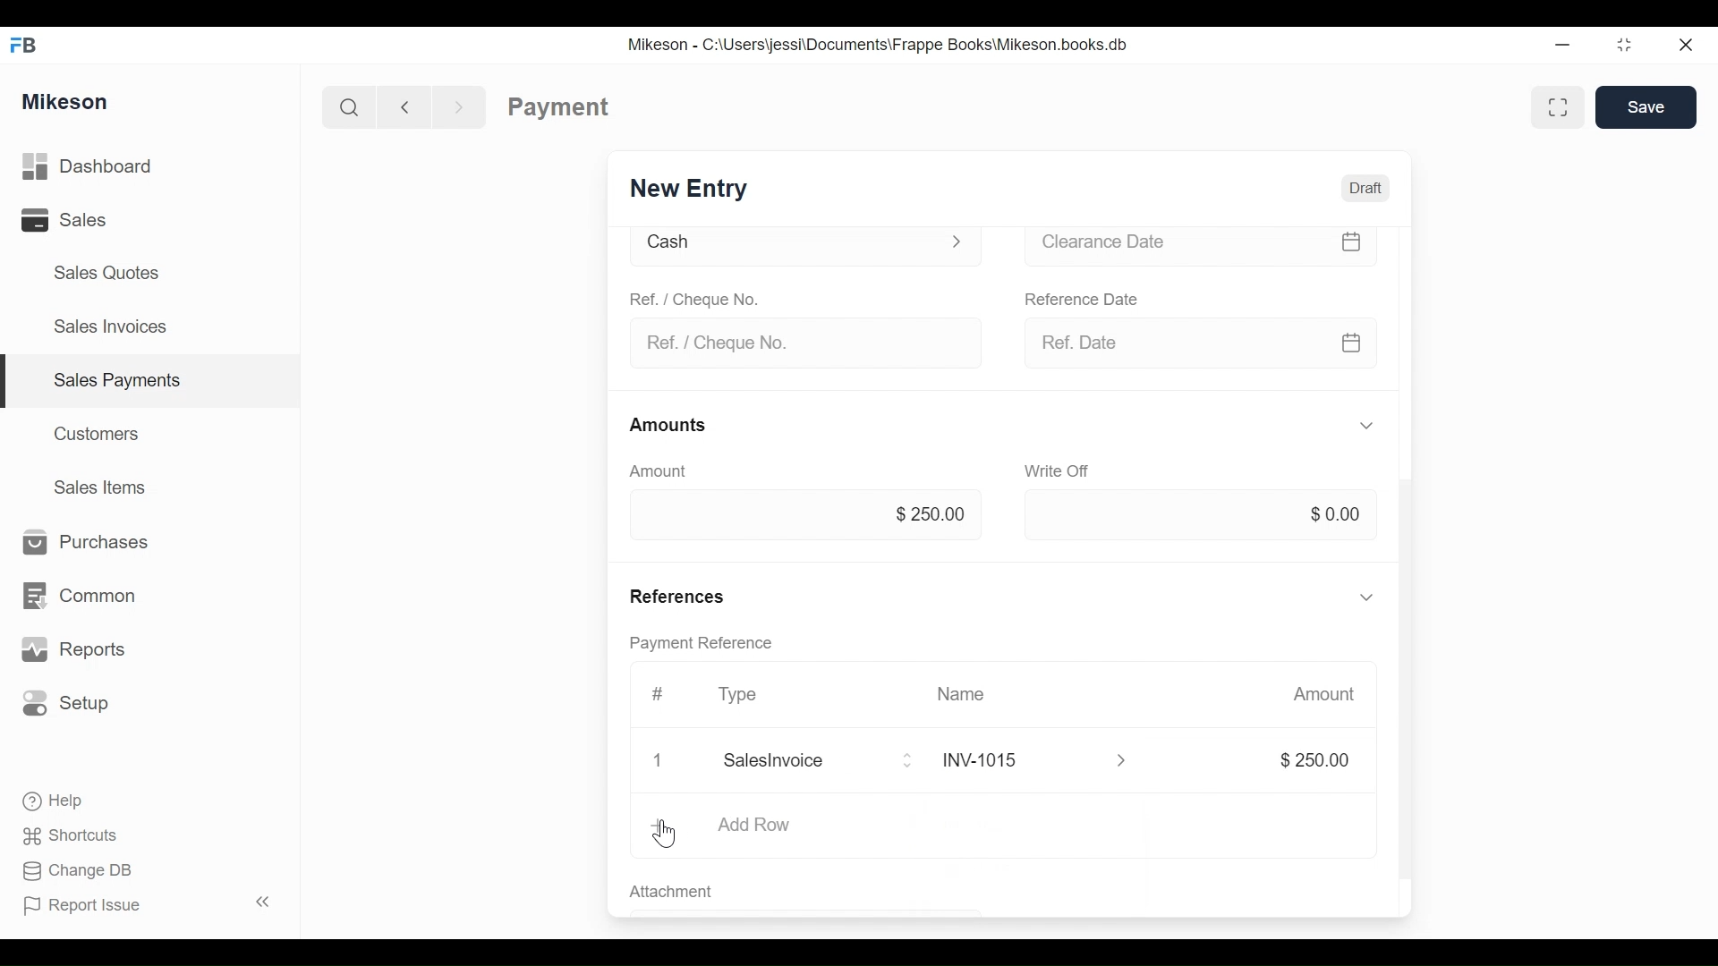  Describe the element at coordinates (685, 596) in the screenshot. I see `References` at that location.